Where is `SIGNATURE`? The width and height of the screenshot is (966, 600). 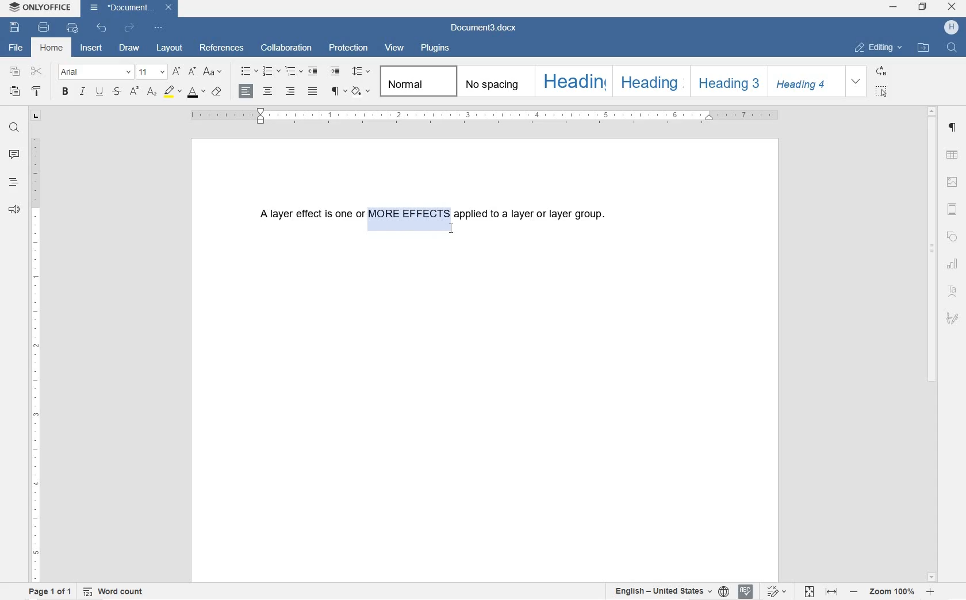 SIGNATURE is located at coordinates (953, 317).